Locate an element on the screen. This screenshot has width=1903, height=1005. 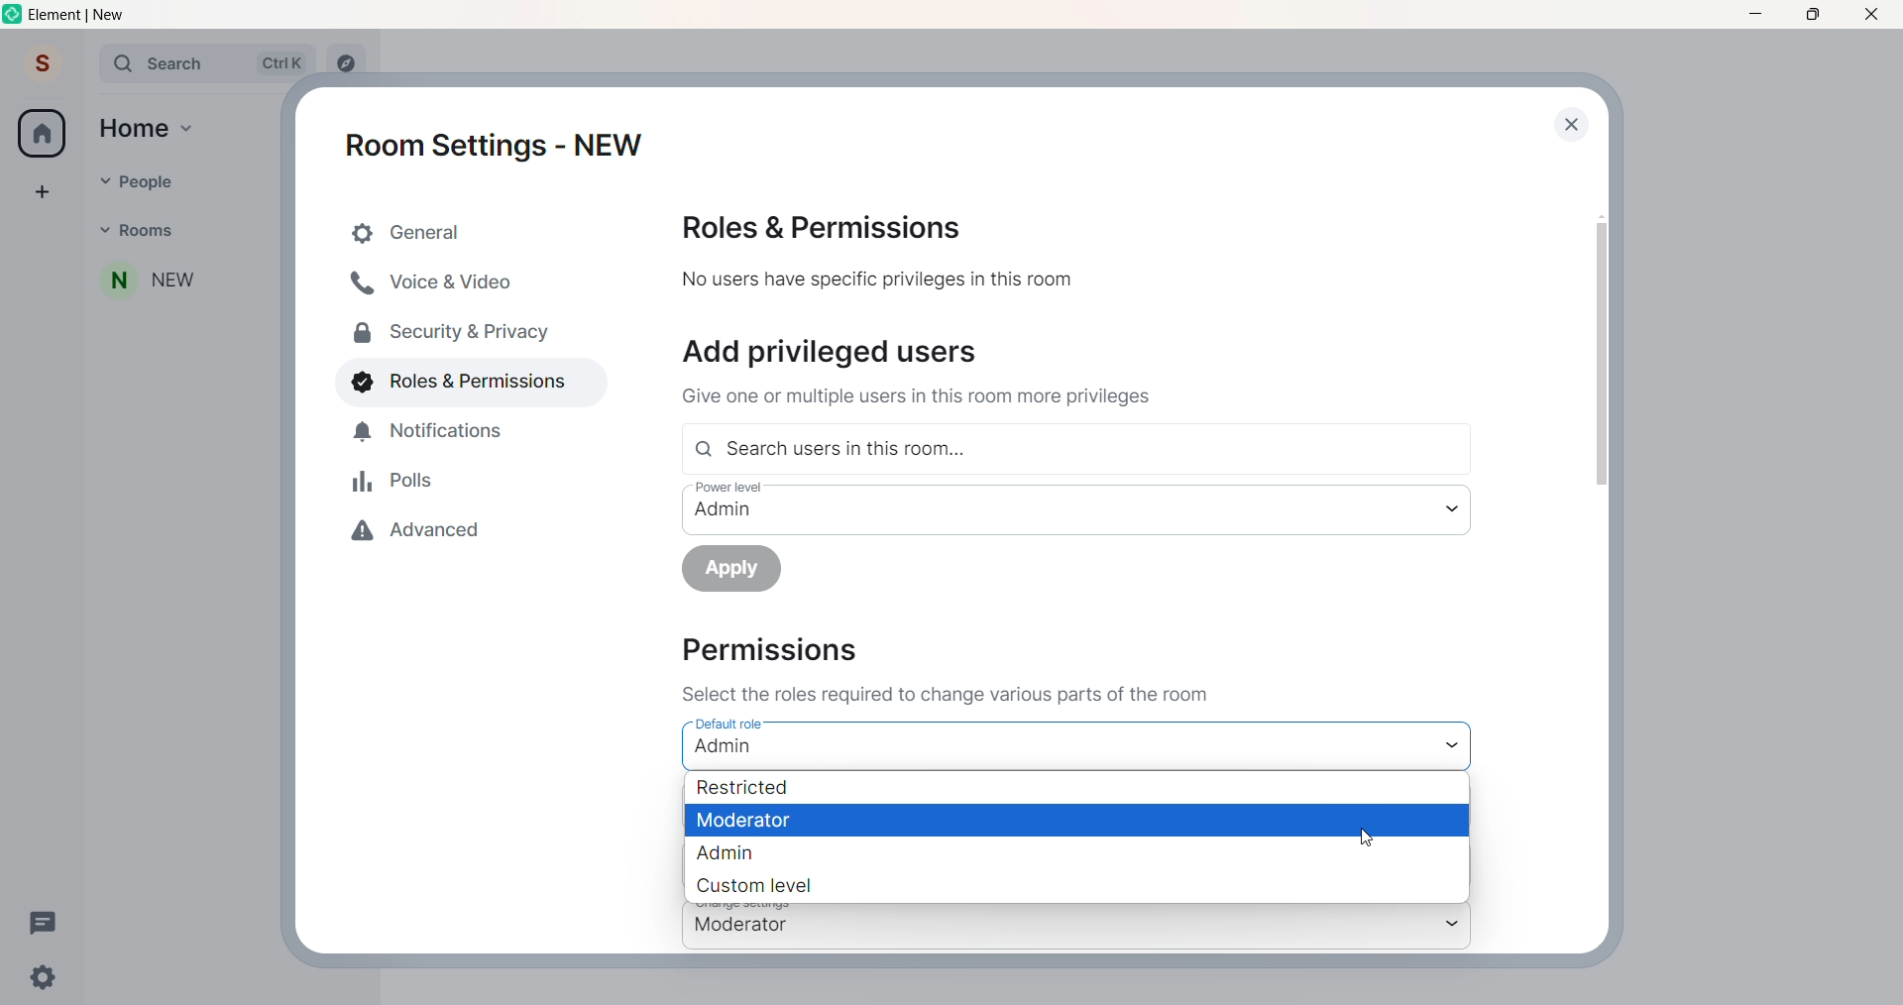
home option is located at coordinates (153, 132).